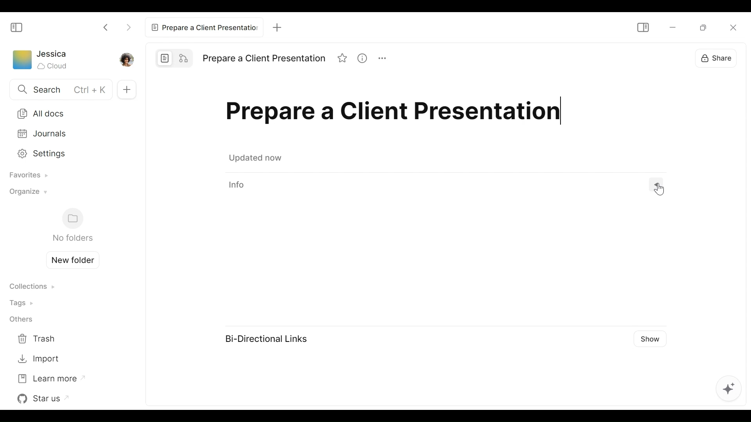 The height and width of the screenshot is (422, 751). Describe the element at coordinates (22, 61) in the screenshot. I see `Workspace` at that location.